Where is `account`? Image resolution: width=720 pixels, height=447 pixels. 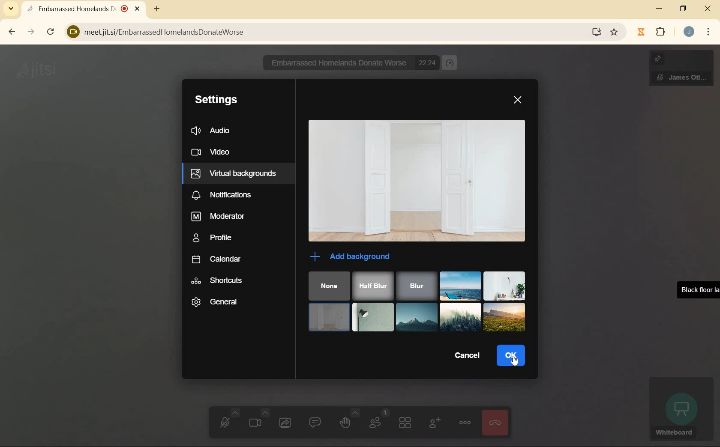
account is located at coordinates (689, 31).